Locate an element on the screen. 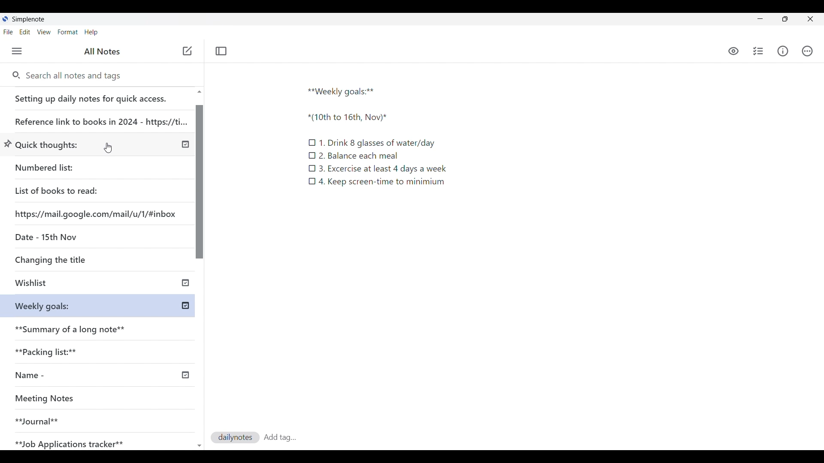 The height and width of the screenshot is (463, 824). List of books is located at coordinates (57, 189).